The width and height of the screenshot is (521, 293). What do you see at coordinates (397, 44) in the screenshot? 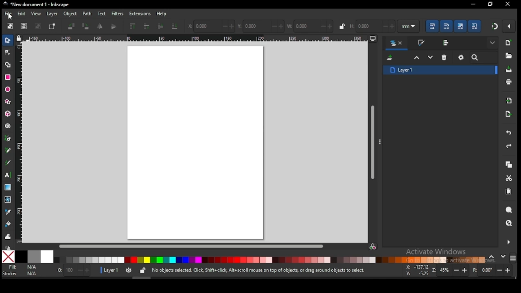
I see `layers and objects` at bounding box center [397, 44].